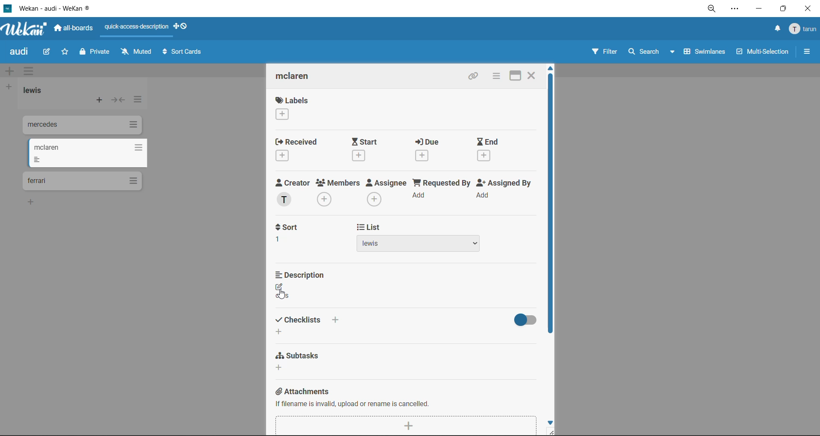 This screenshot has height=436, width=820. Describe the element at coordinates (136, 102) in the screenshot. I see `list actions` at that location.